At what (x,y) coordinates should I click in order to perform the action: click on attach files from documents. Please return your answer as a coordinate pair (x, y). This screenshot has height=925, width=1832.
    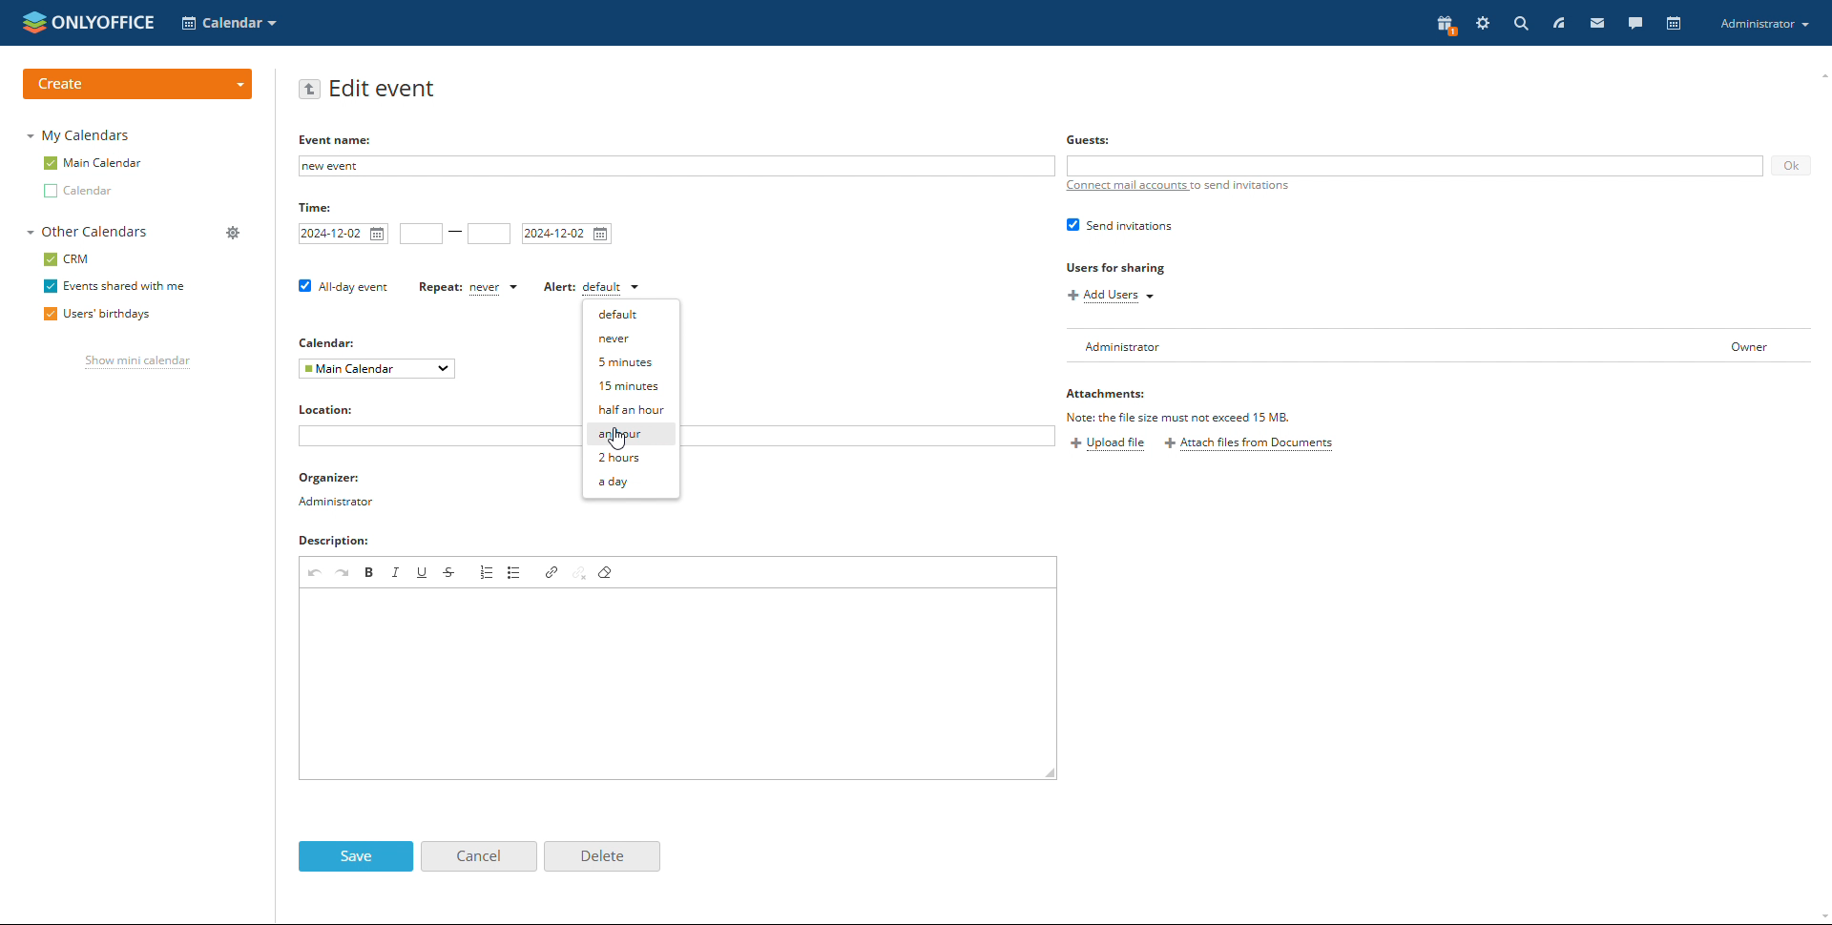
    Looking at the image, I should click on (1256, 444).